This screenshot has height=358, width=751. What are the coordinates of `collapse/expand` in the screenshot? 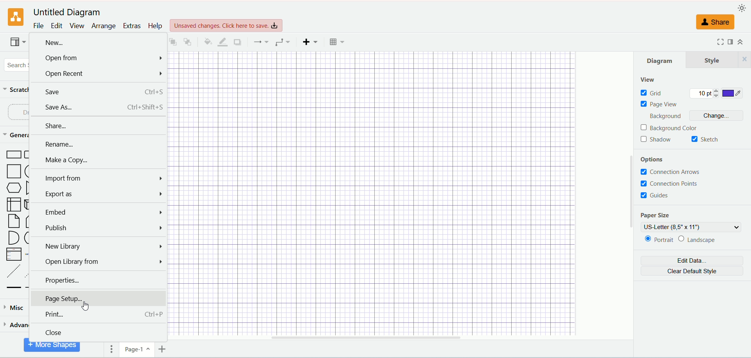 It's located at (744, 43).